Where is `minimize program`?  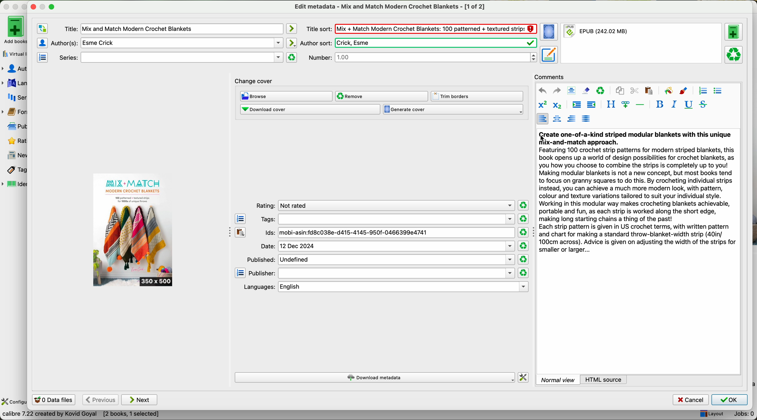
minimize program is located at coordinates (16, 6).